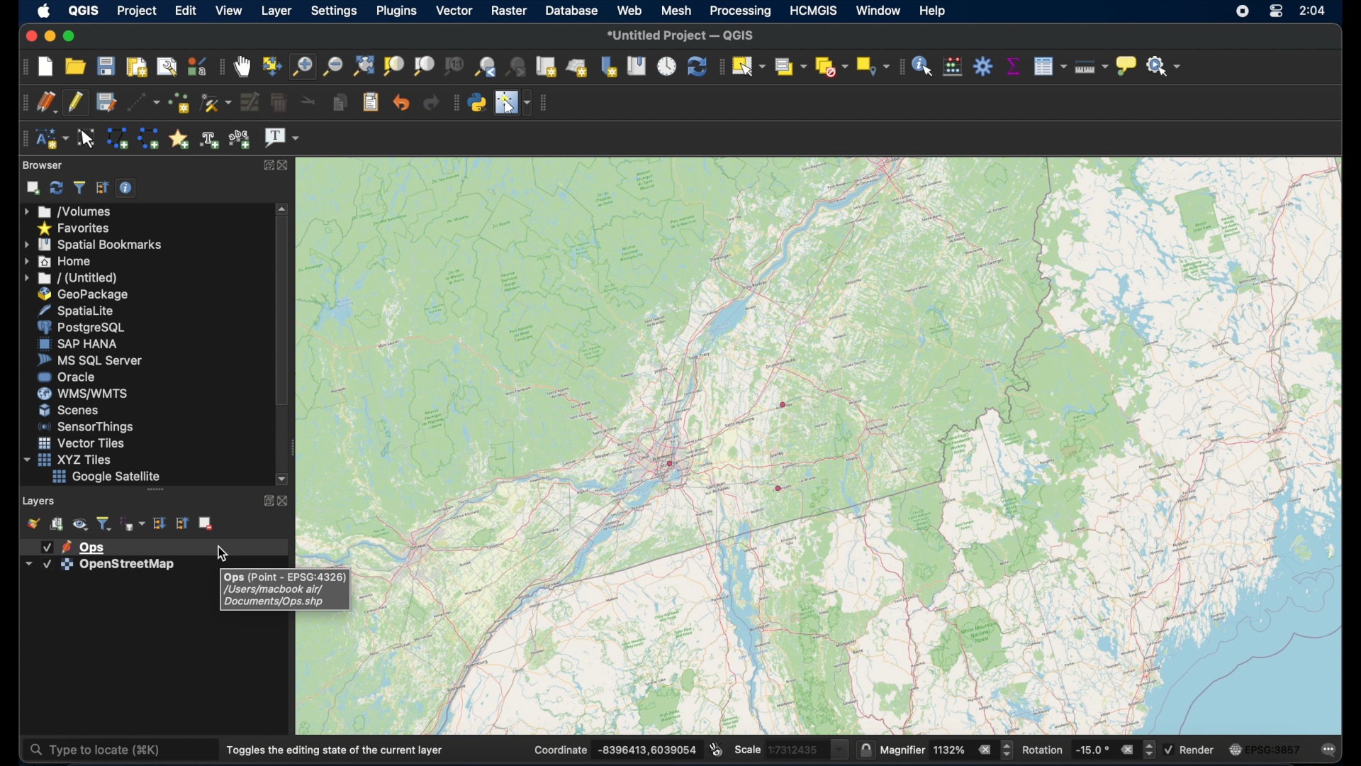  Describe the element at coordinates (83, 427) in the screenshot. I see `sensor things` at that location.